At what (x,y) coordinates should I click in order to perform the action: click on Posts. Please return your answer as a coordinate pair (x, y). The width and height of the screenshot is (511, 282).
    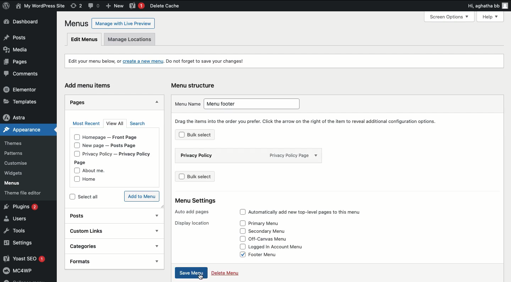
    Looking at the image, I should click on (26, 38).